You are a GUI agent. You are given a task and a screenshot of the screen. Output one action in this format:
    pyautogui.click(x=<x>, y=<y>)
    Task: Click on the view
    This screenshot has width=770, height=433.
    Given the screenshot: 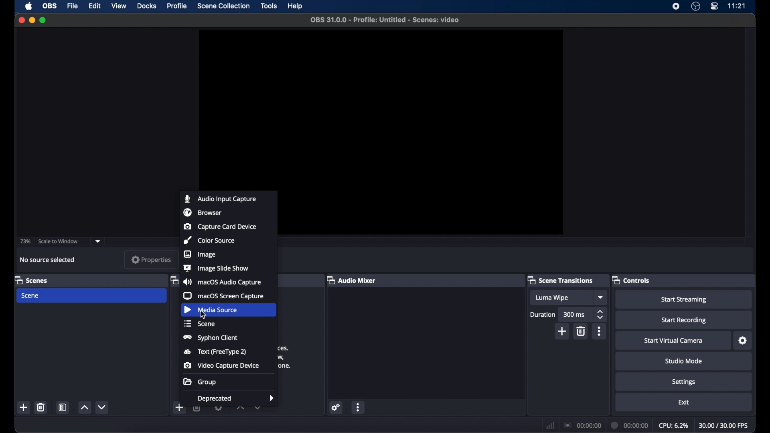 What is the action you would take?
    pyautogui.click(x=118, y=5)
    